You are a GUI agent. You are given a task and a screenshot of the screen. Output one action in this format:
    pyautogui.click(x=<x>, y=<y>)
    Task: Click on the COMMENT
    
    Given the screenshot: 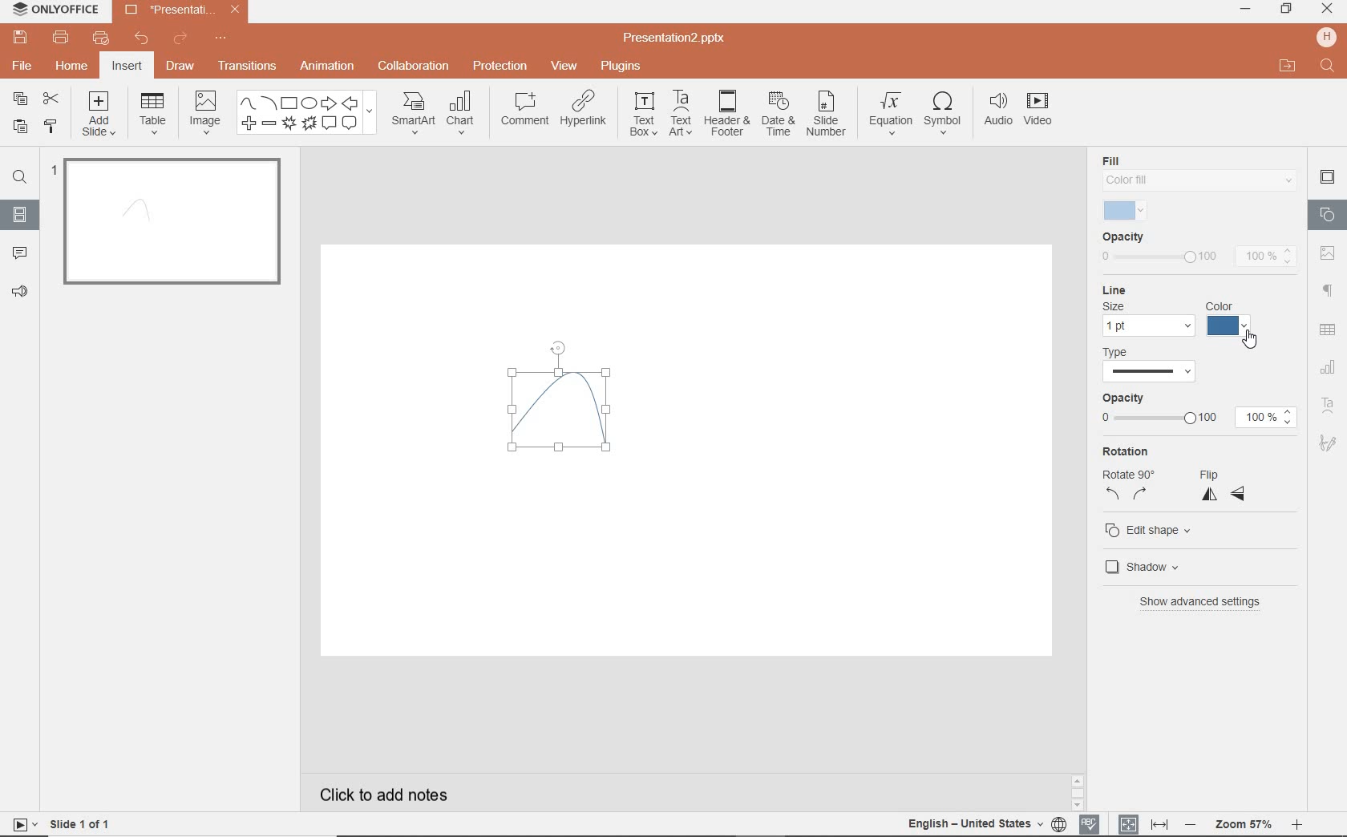 What is the action you would take?
    pyautogui.click(x=523, y=111)
    